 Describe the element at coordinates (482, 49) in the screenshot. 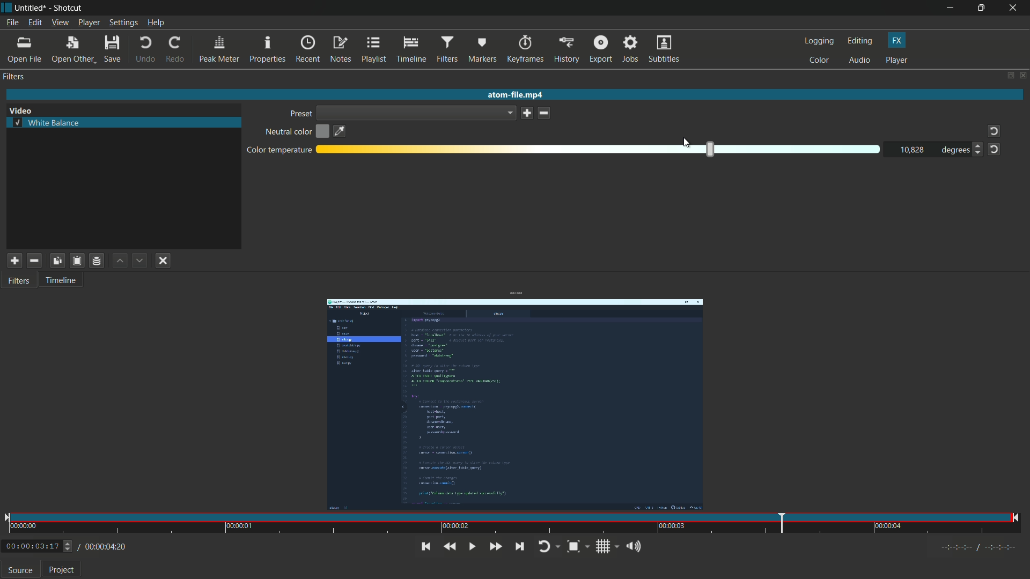

I see `markers` at that location.